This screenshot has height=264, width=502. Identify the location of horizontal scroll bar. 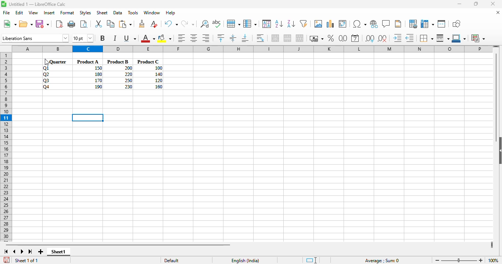
(118, 245).